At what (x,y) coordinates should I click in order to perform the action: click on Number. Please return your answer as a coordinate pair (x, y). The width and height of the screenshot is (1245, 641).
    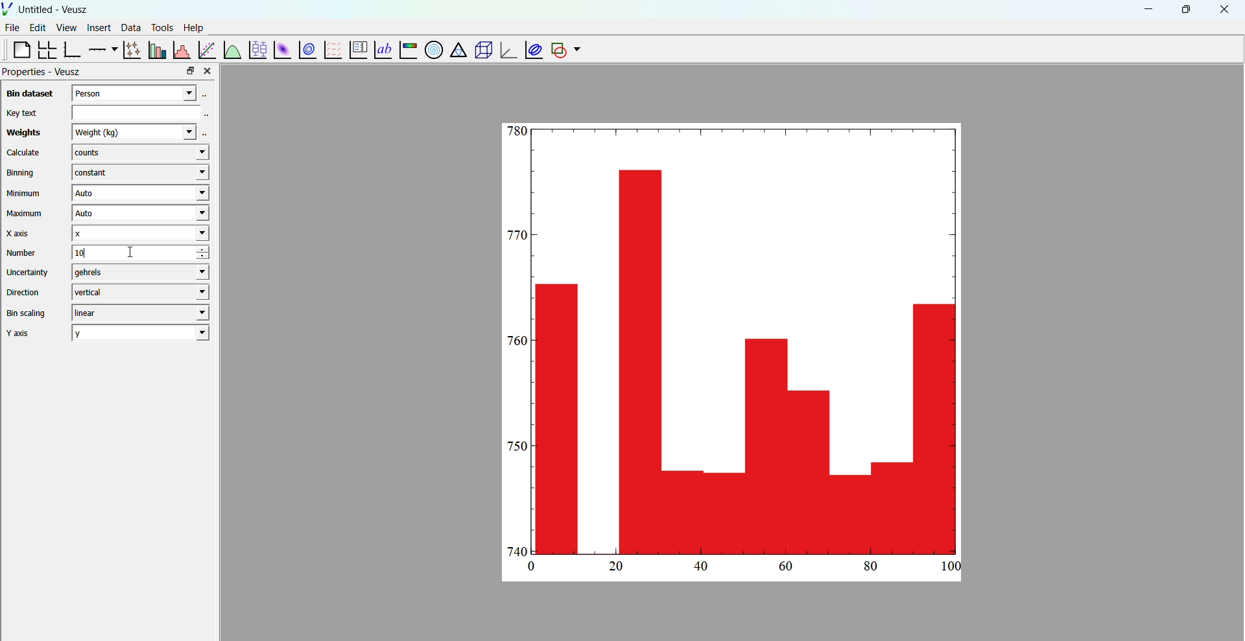
    Looking at the image, I should click on (22, 253).